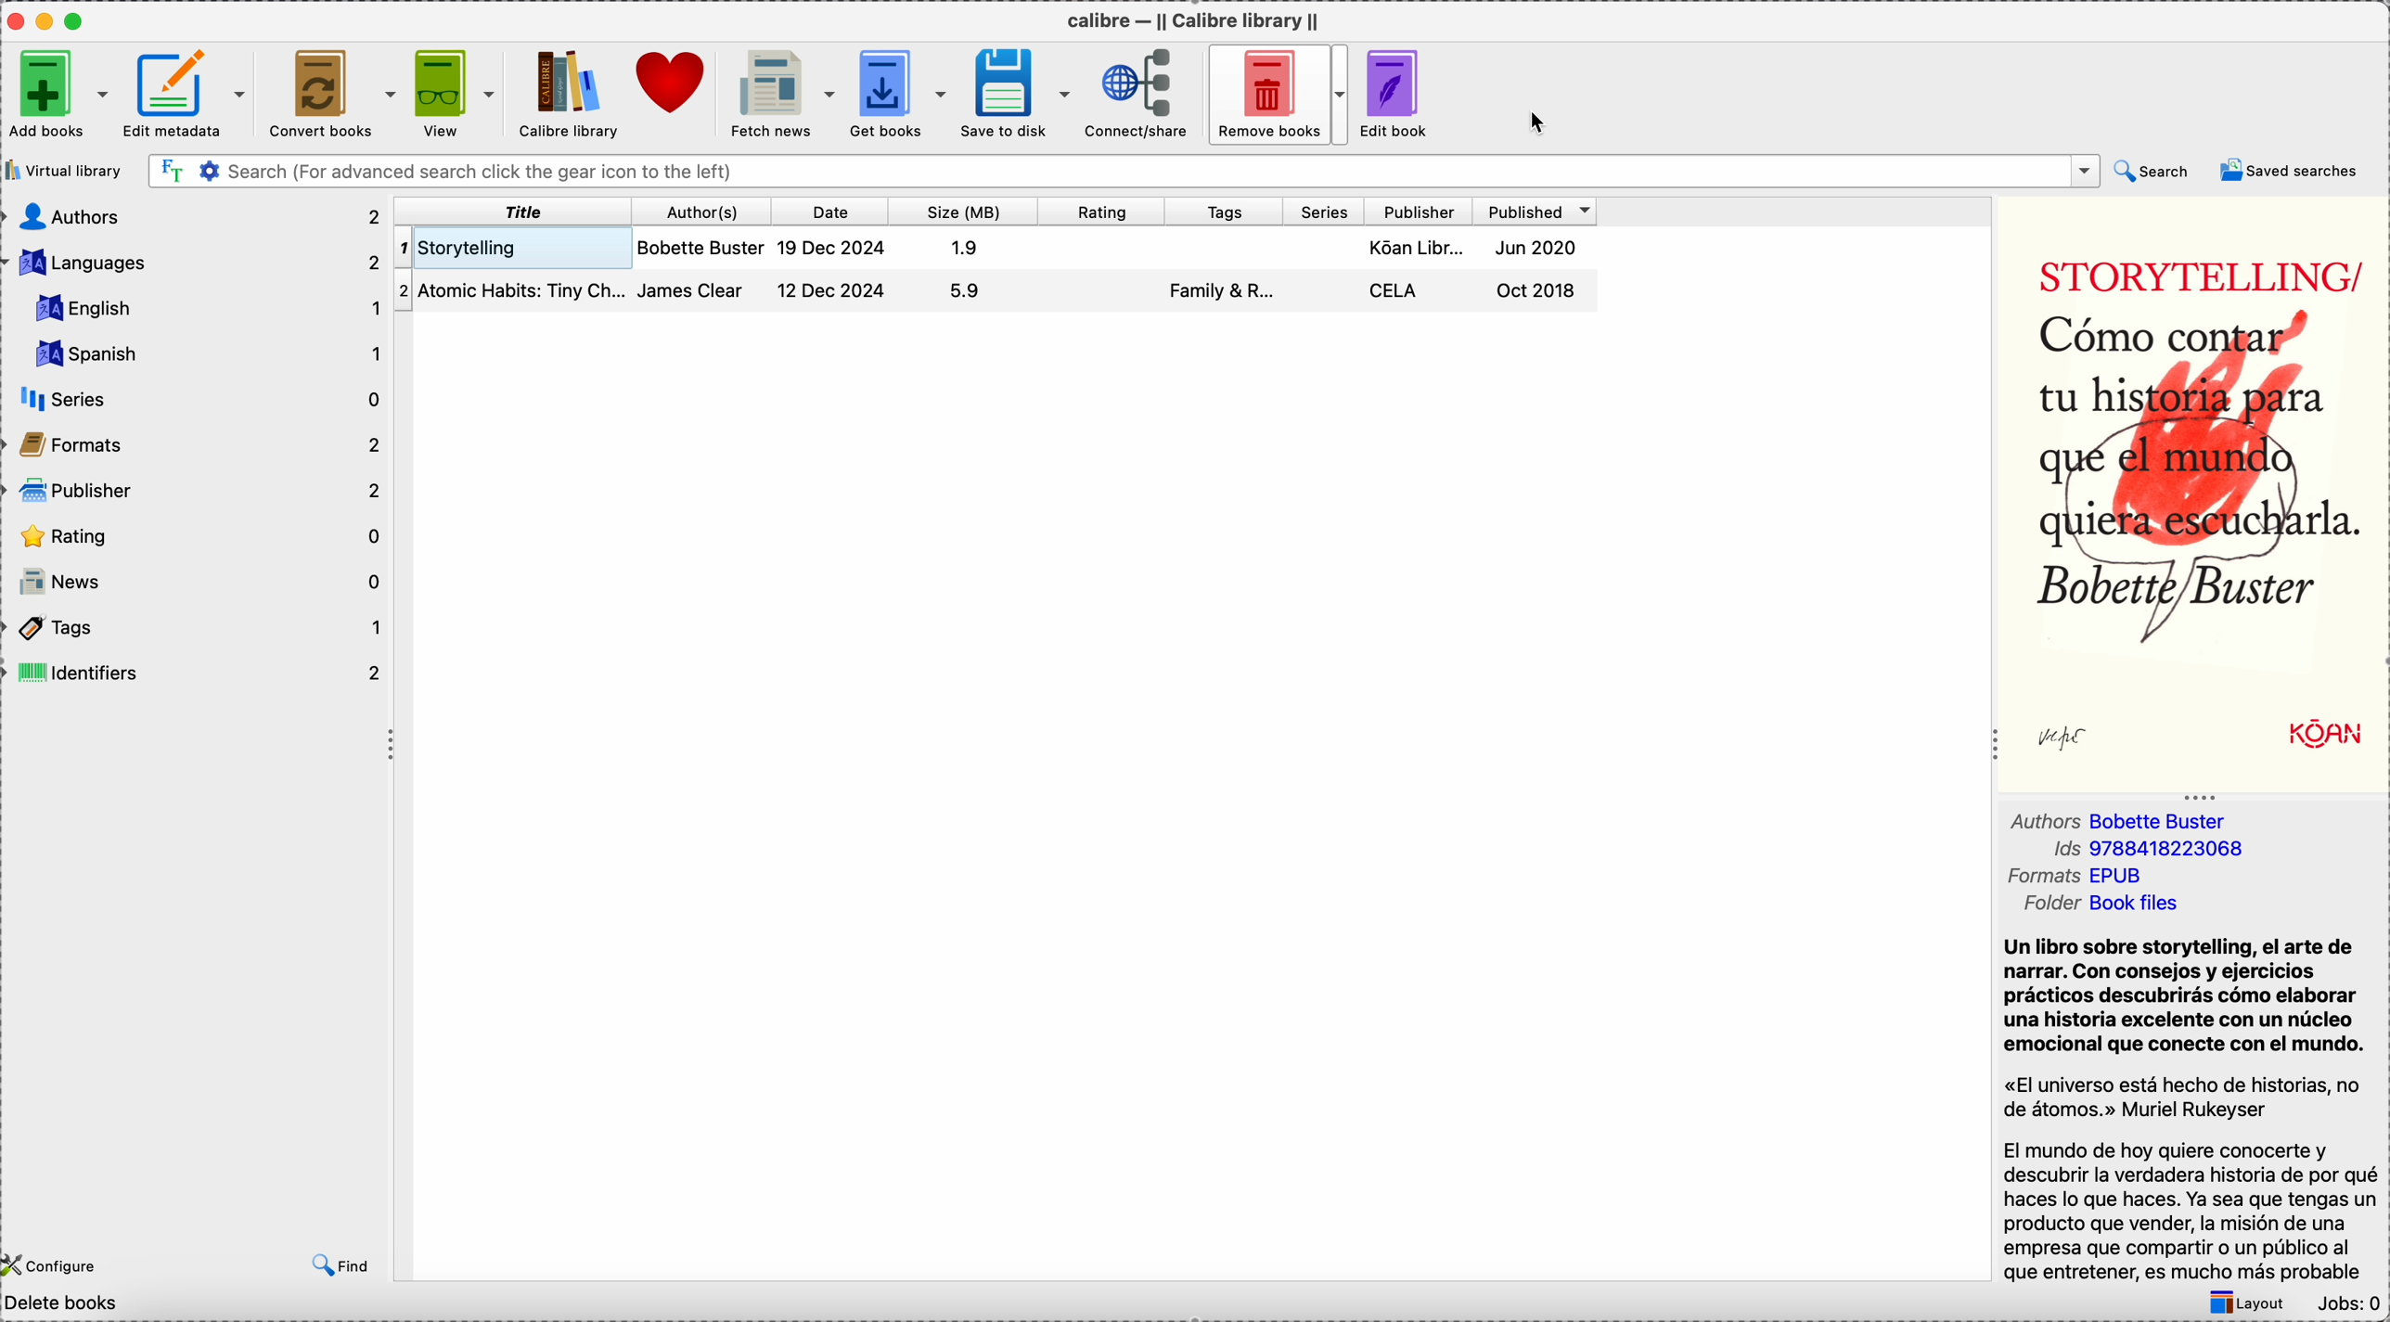 This screenshot has height=1322, width=2390. Describe the element at coordinates (1142, 94) in the screenshot. I see `connect/share` at that location.